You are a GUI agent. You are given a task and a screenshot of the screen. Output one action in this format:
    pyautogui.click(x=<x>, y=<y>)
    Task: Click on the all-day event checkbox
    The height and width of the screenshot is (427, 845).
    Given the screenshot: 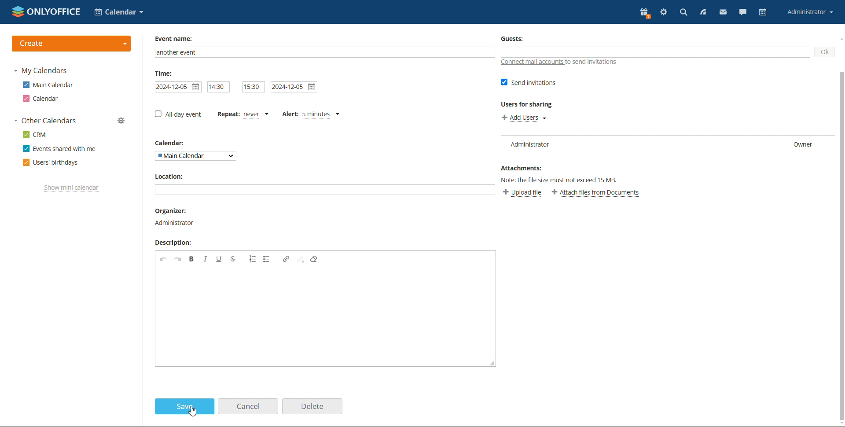 What is the action you would take?
    pyautogui.click(x=178, y=114)
    